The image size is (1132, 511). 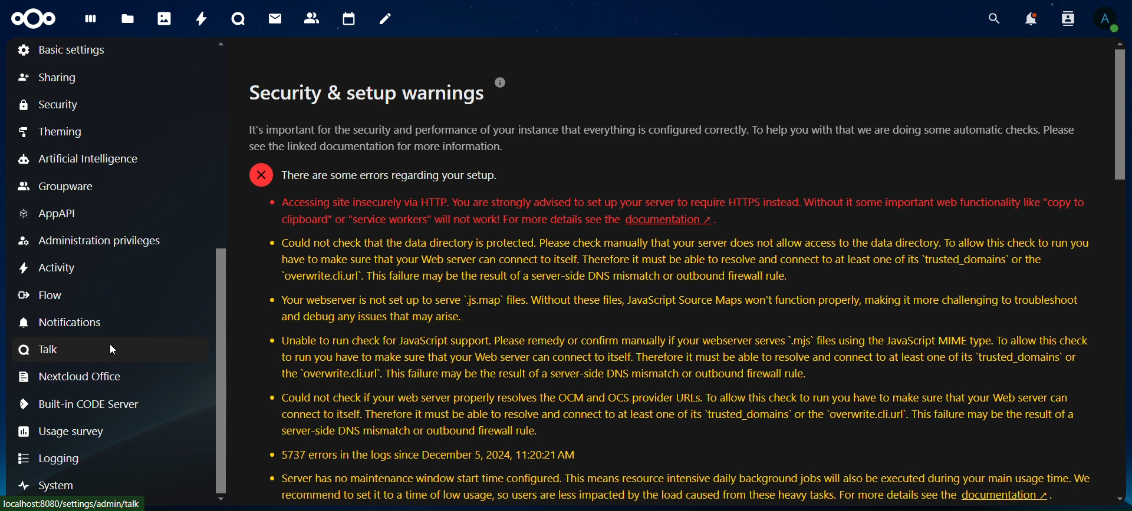 I want to click on security, so click(x=52, y=105).